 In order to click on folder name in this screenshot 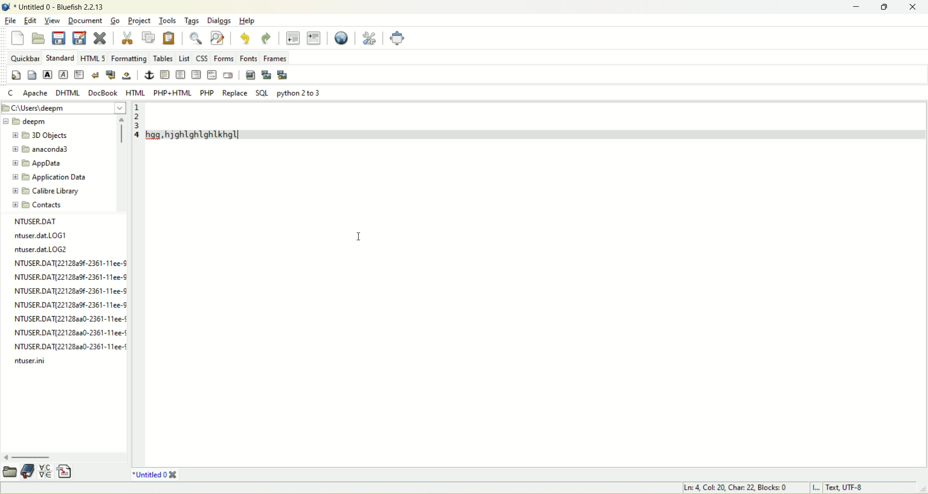, I will do `click(53, 190)`.